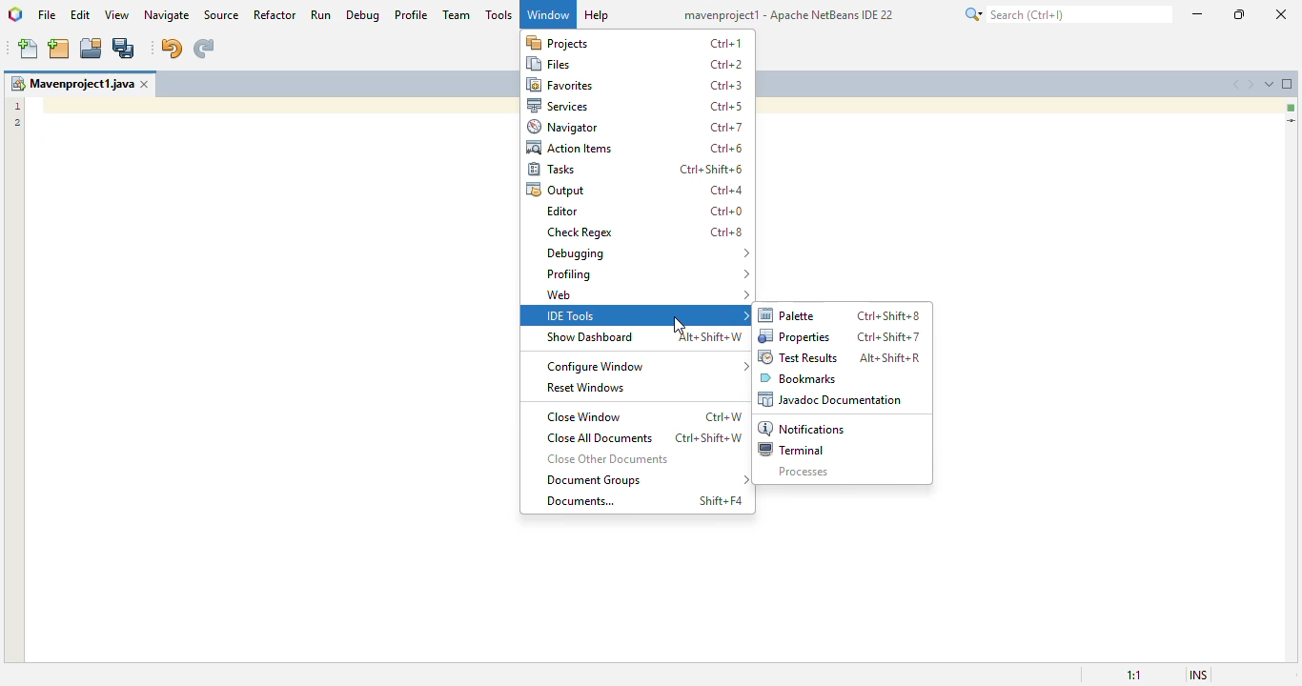  Describe the element at coordinates (720, 500) in the screenshot. I see `shortcut for documents` at that location.